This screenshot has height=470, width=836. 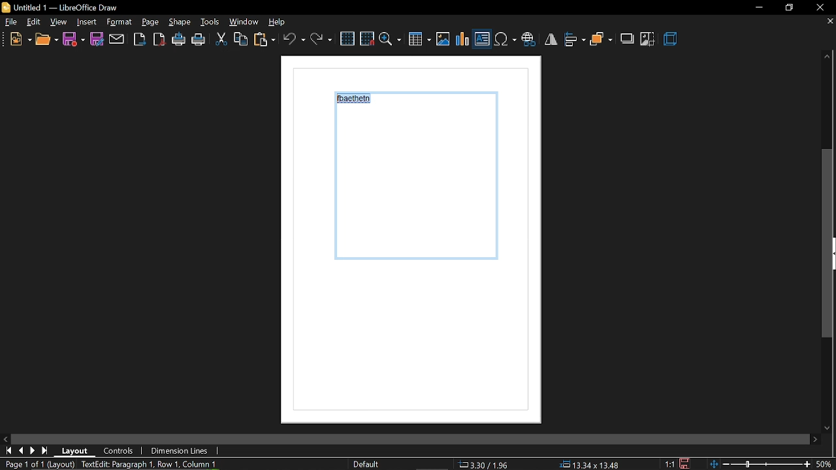 I want to click on co-ordinates (3.30/1.96), so click(x=482, y=464).